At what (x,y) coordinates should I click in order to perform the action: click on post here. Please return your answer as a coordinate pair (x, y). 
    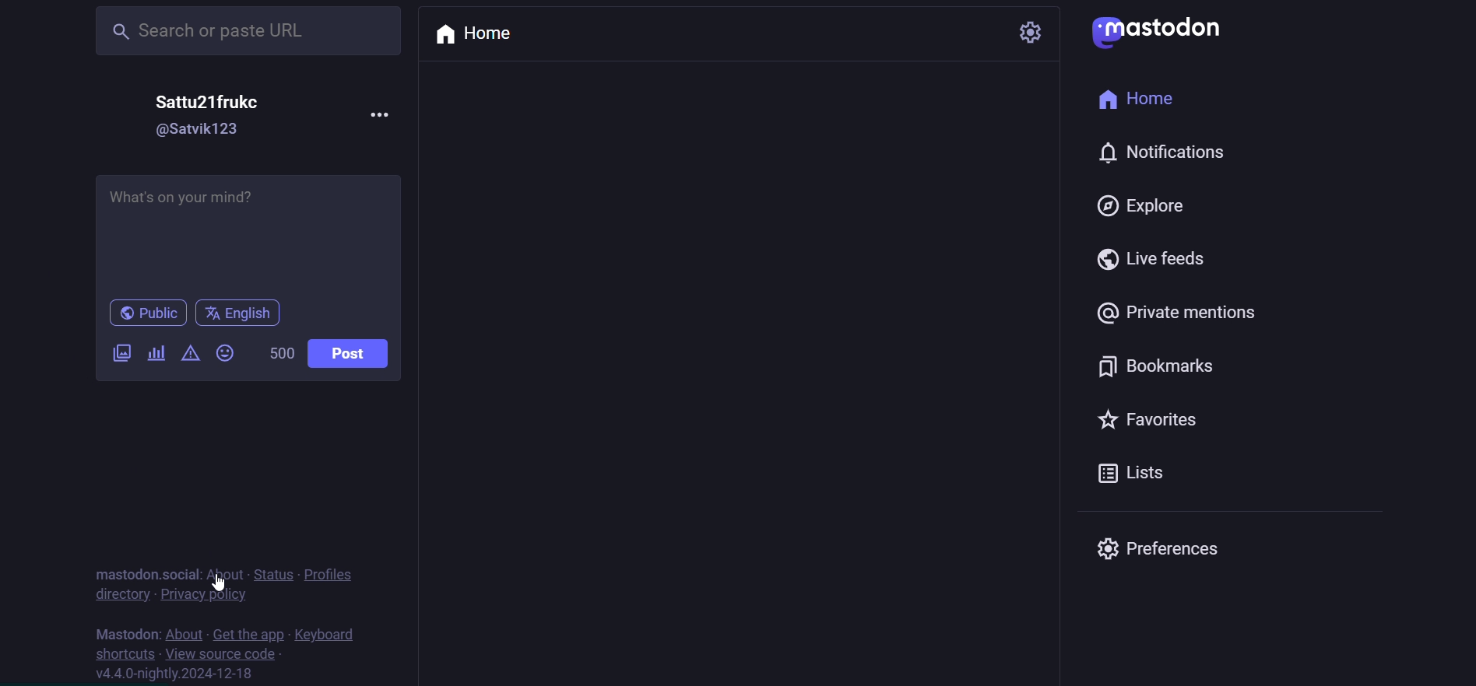
    Looking at the image, I should click on (245, 229).